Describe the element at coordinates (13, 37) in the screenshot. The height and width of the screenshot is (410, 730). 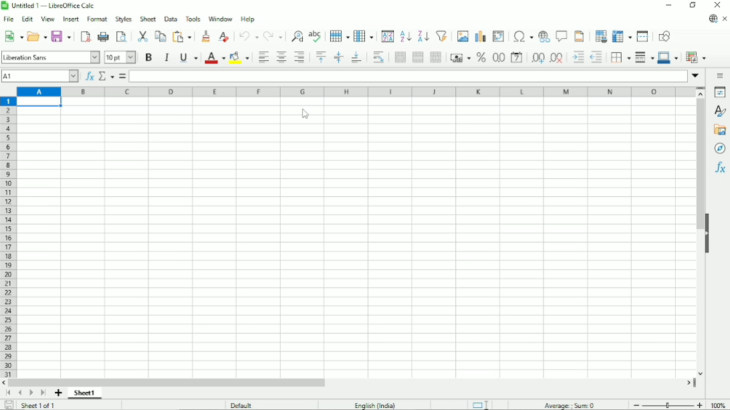
I see `New` at that location.